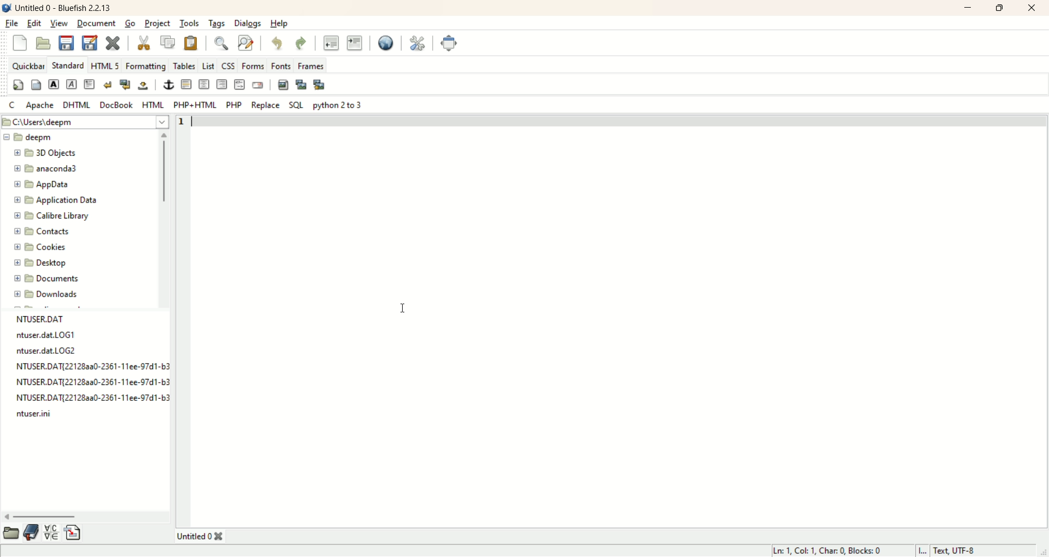 The width and height of the screenshot is (1049, 557). What do you see at coordinates (1001, 8) in the screenshot?
I see `maximize` at bounding box center [1001, 8].